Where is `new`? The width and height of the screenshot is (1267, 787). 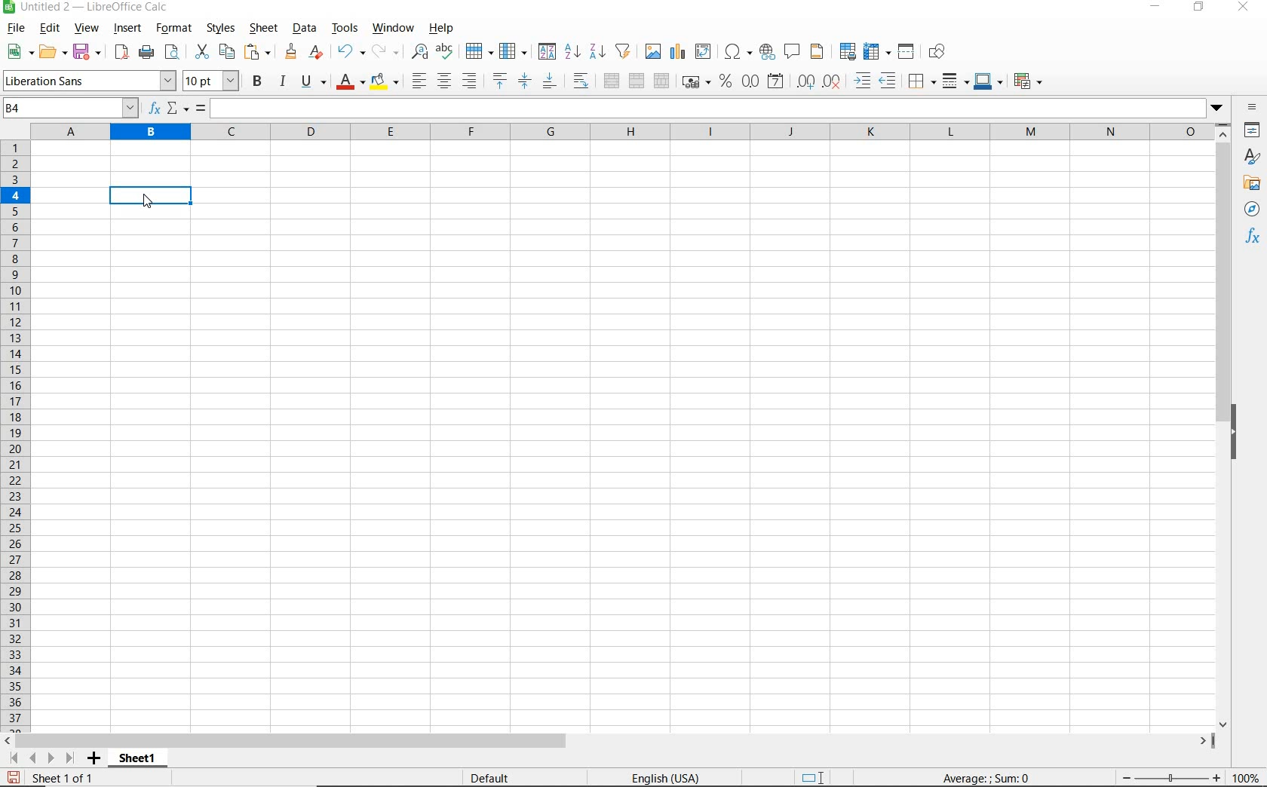
new is located at coordinates (20, 53).